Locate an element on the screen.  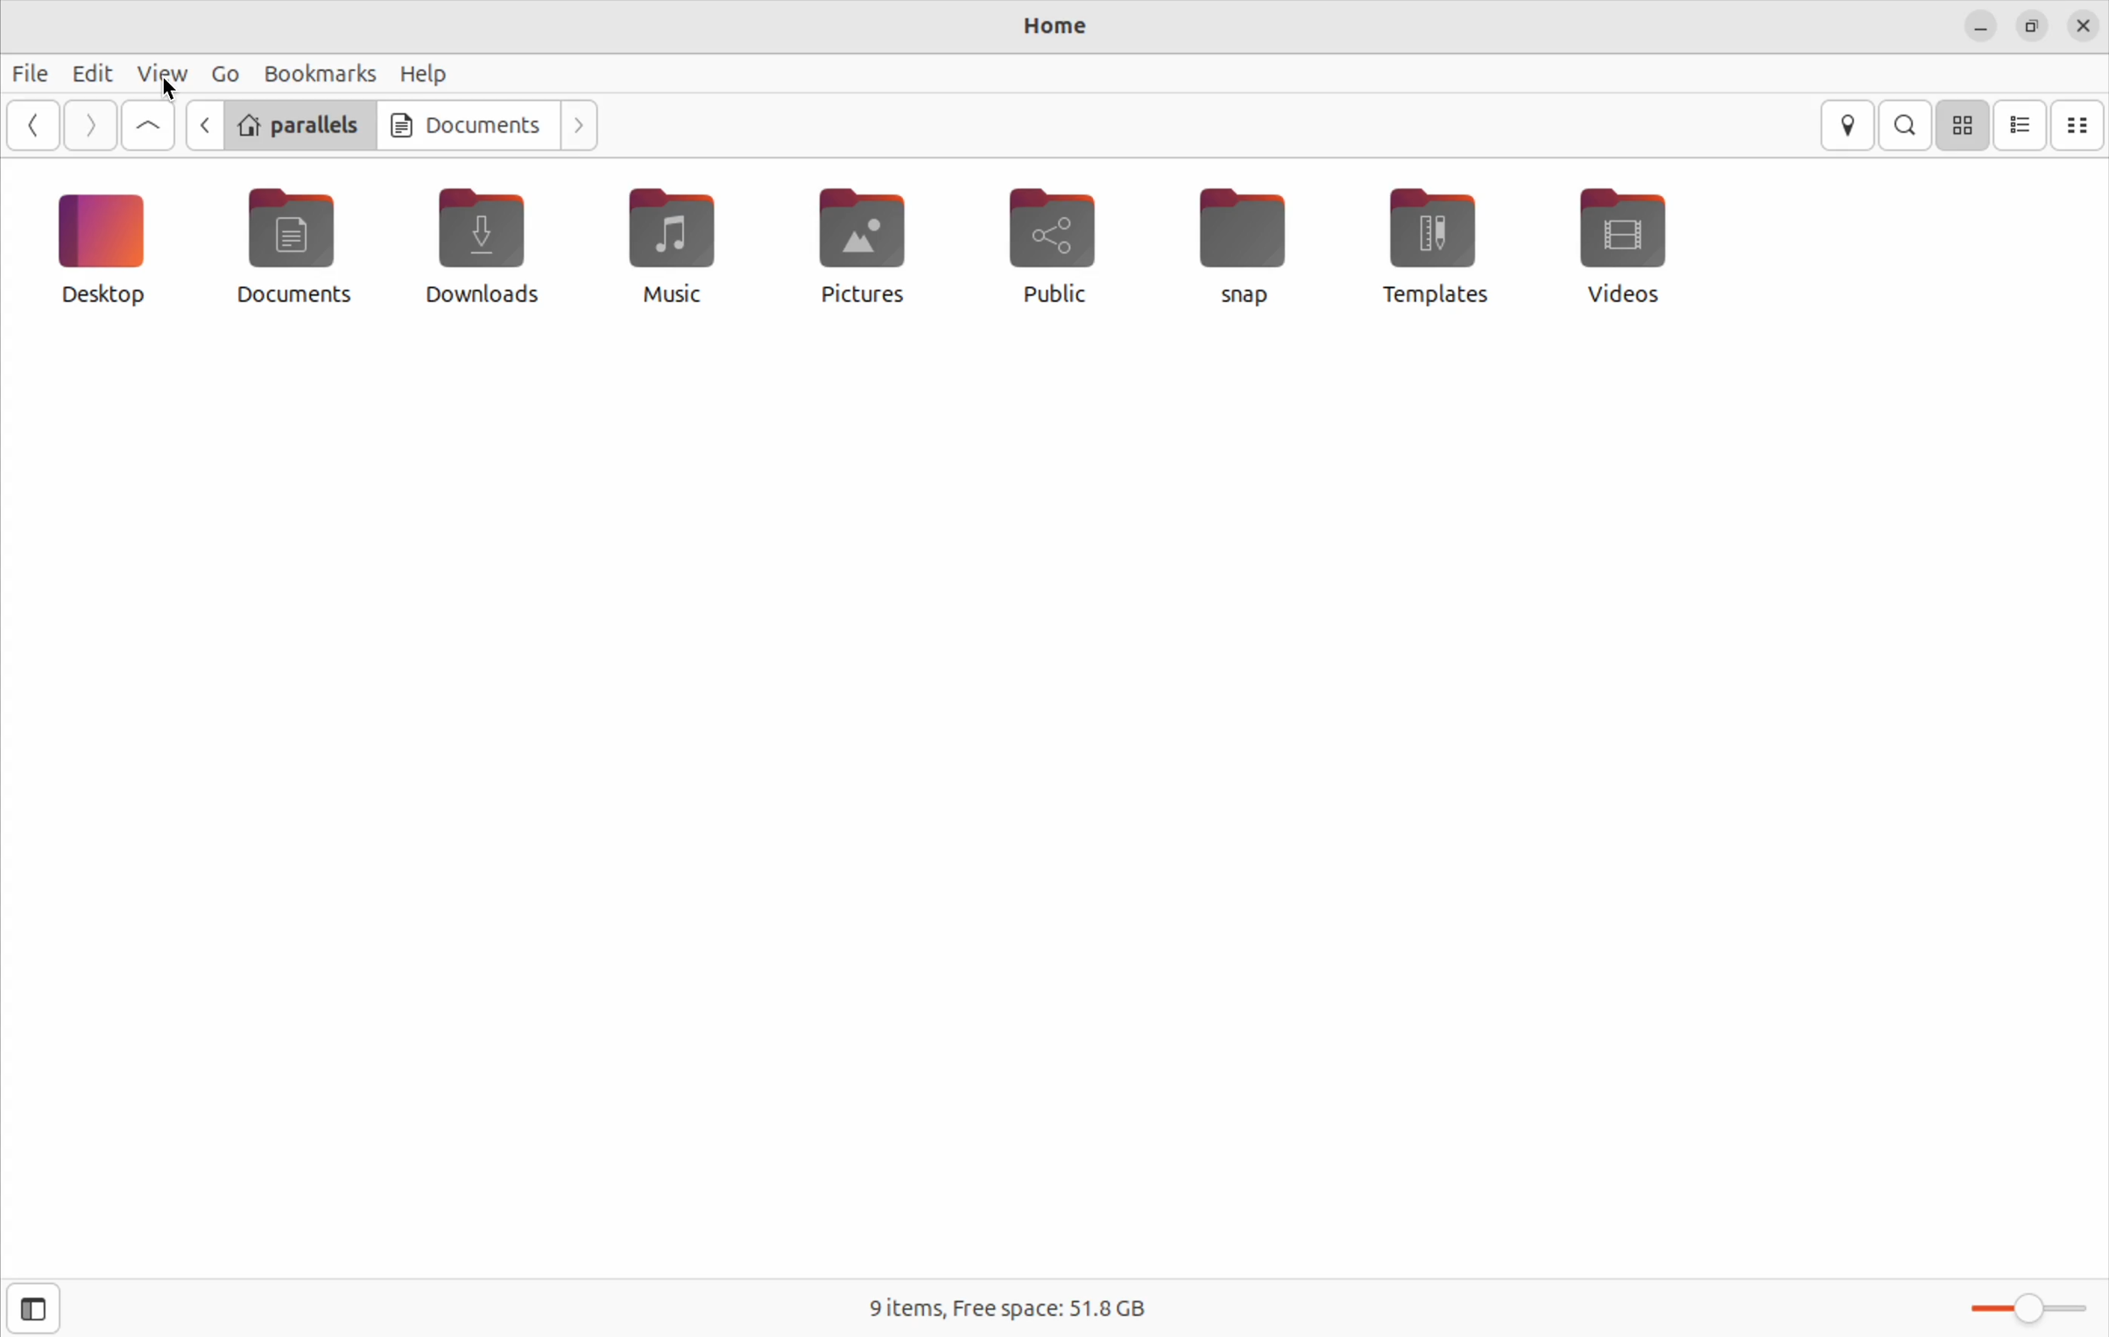
parallels is located at coordinates (305, 126).